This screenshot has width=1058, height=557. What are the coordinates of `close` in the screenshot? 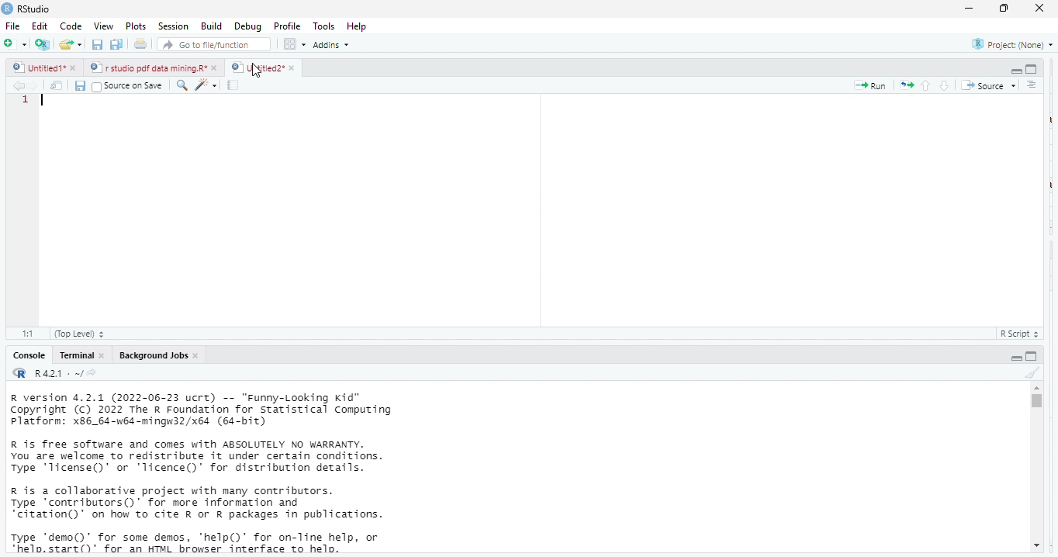 It's located at (216, 68).